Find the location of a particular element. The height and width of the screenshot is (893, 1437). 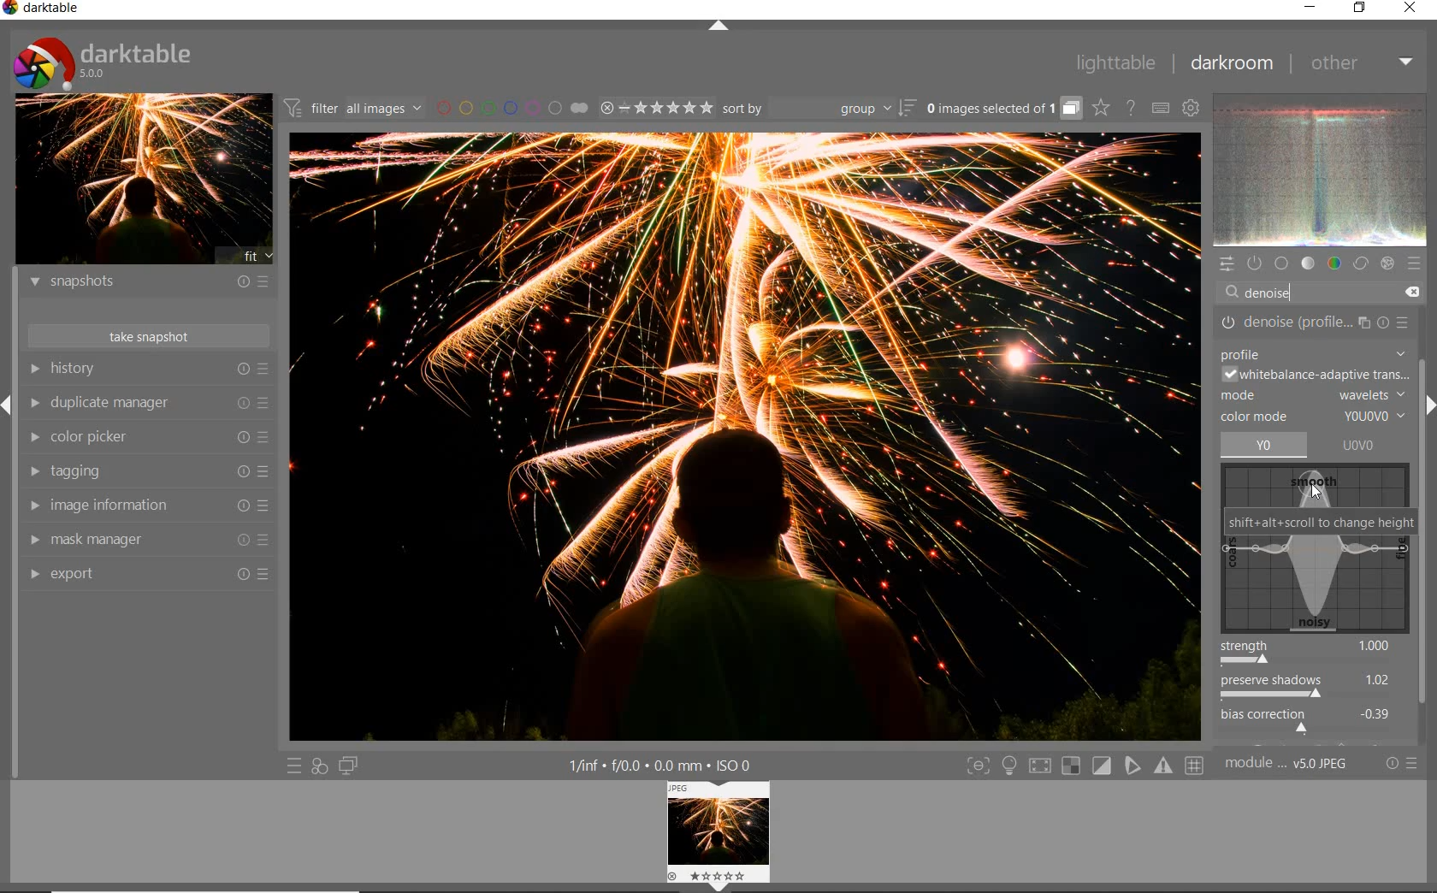

scrollbar is located at coordinates (1423, 516).